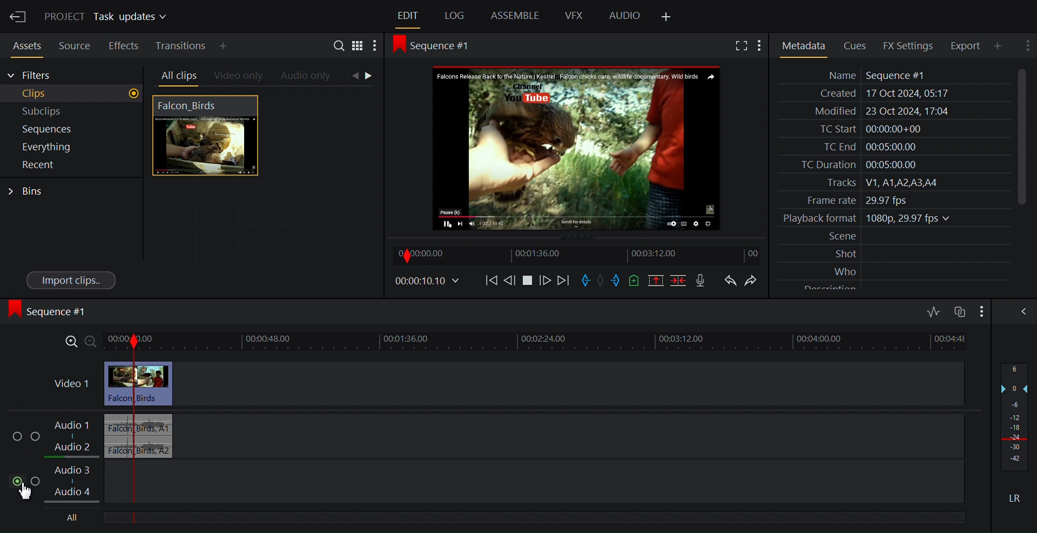  Describe the element at coordinates (858, 45) in the screenshot. I see `Cues` at that location.